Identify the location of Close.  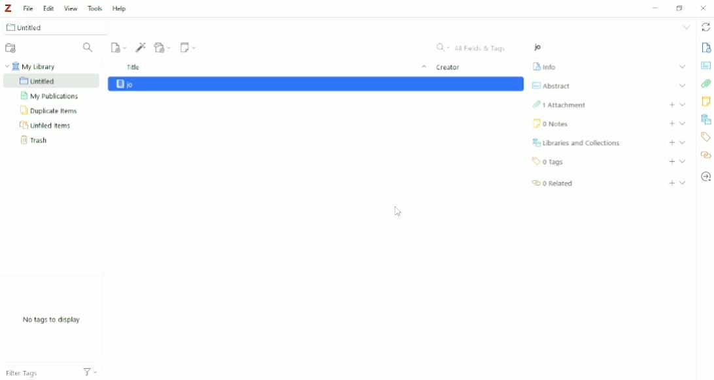
(704, 8).